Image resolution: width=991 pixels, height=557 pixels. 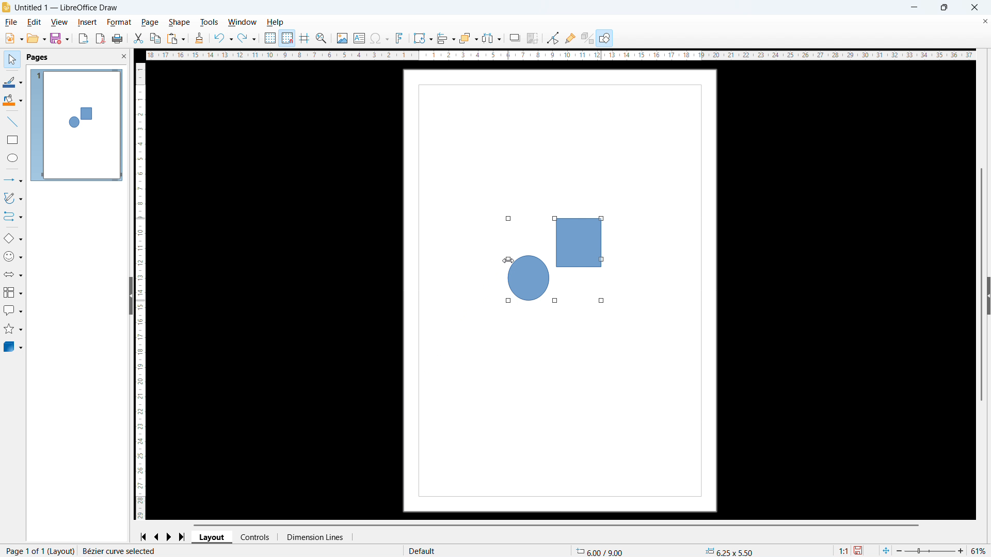 I want to click on Crop image , so click(x=532, y=38).